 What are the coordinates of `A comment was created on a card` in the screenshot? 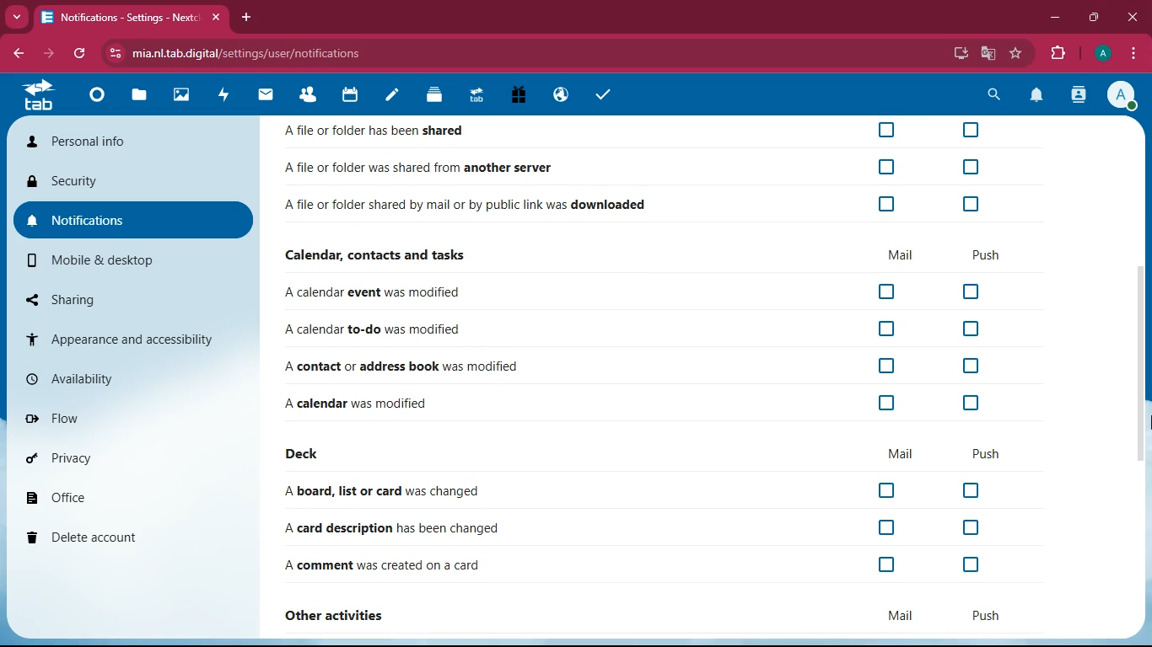 It's located at (388, 564).